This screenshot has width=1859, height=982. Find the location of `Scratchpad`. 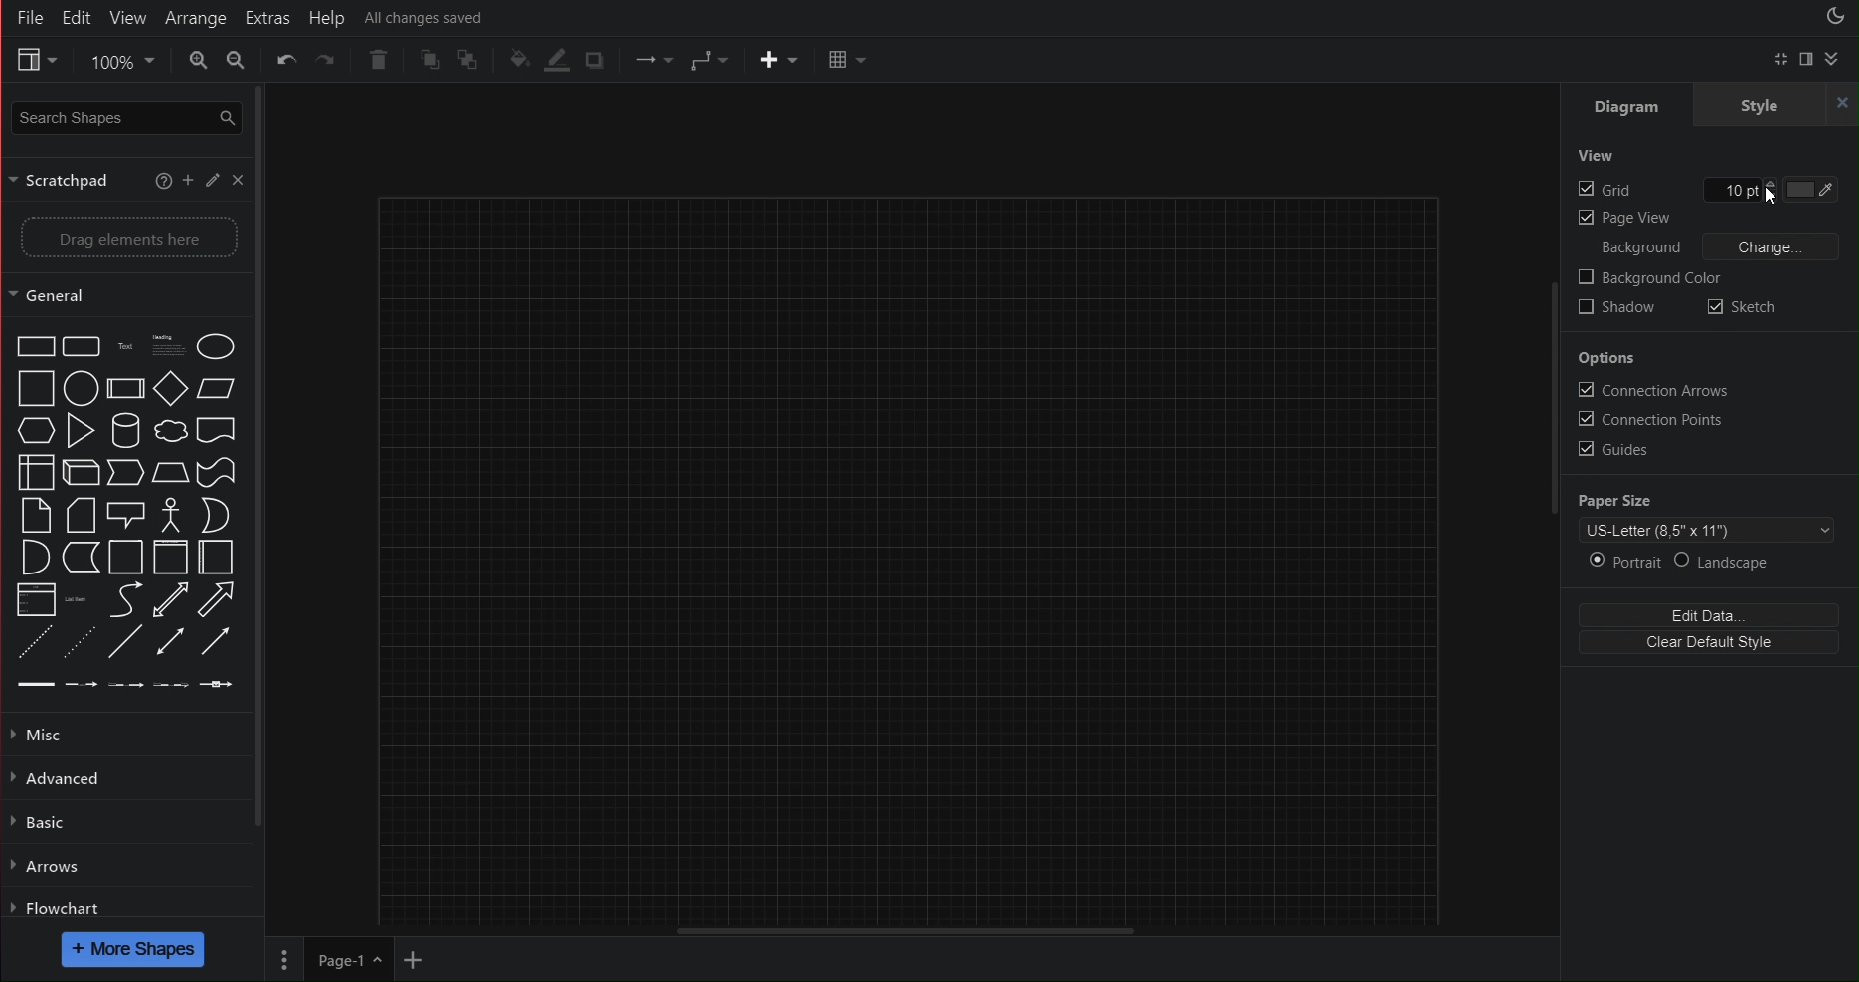

Scratchpad is located at coordinates (64, 180).